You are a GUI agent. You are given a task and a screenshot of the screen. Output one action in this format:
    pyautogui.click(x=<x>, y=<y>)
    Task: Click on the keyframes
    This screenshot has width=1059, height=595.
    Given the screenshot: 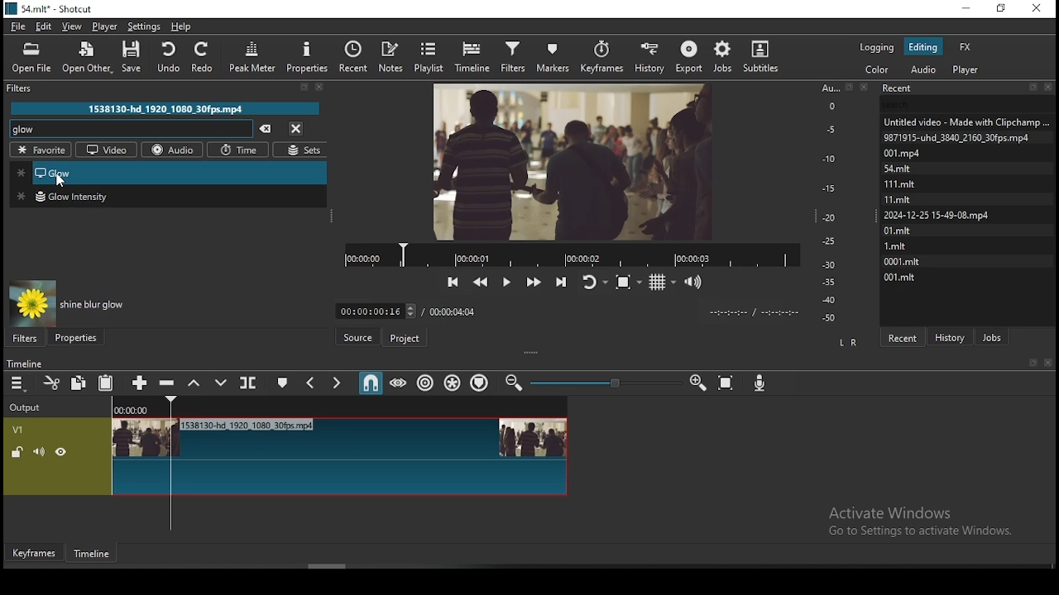 What is the action you would take?
    pyautogui.click(x=604, y=57)
    